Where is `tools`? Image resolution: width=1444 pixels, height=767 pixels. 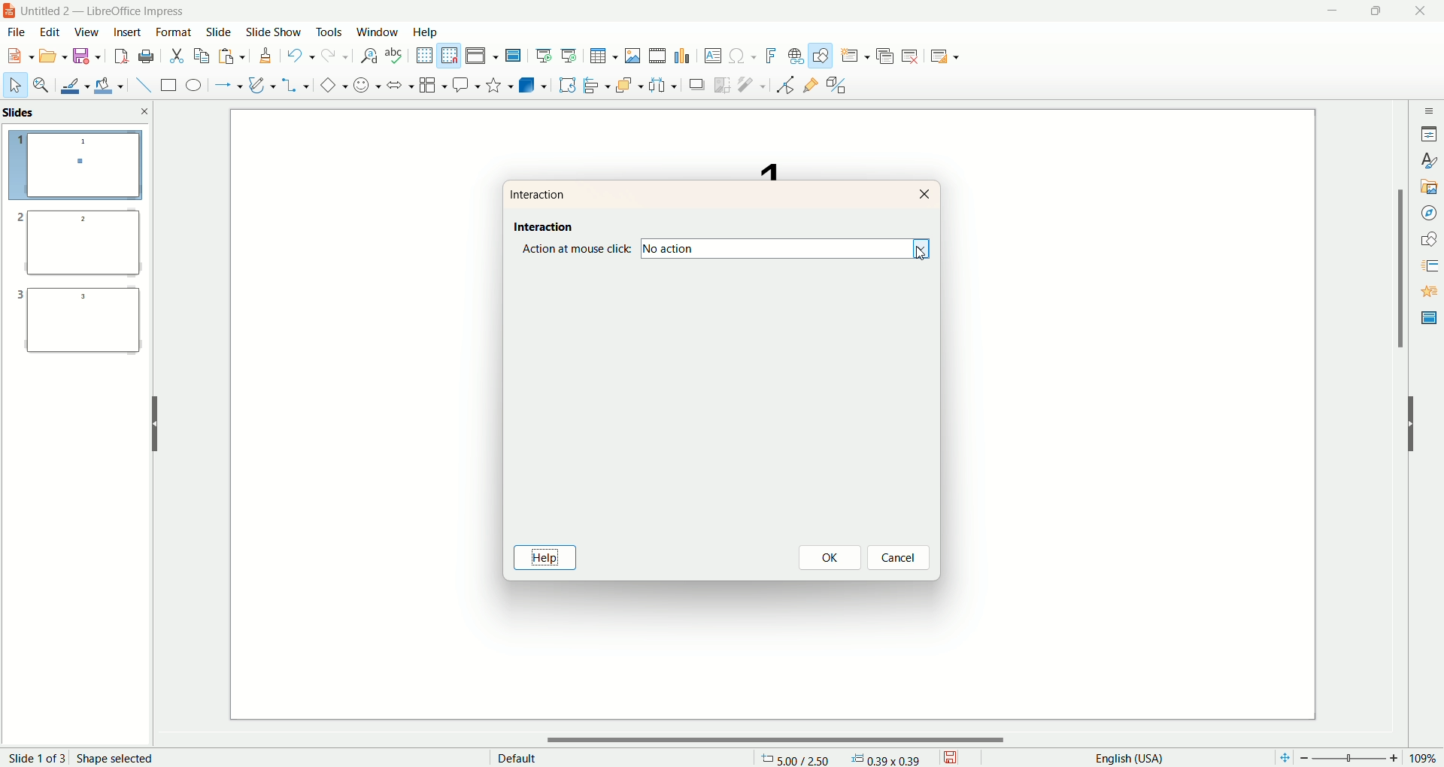
tools is located at coordinates (331, 35).